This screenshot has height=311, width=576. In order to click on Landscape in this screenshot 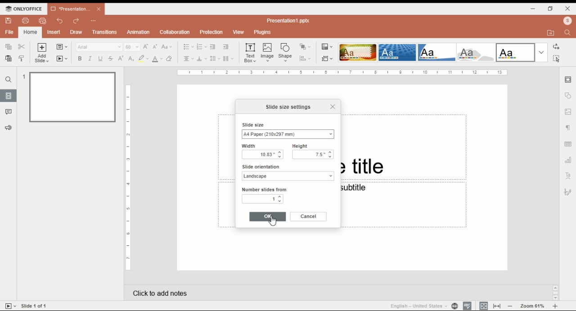, I will do `click(287, 177)`.